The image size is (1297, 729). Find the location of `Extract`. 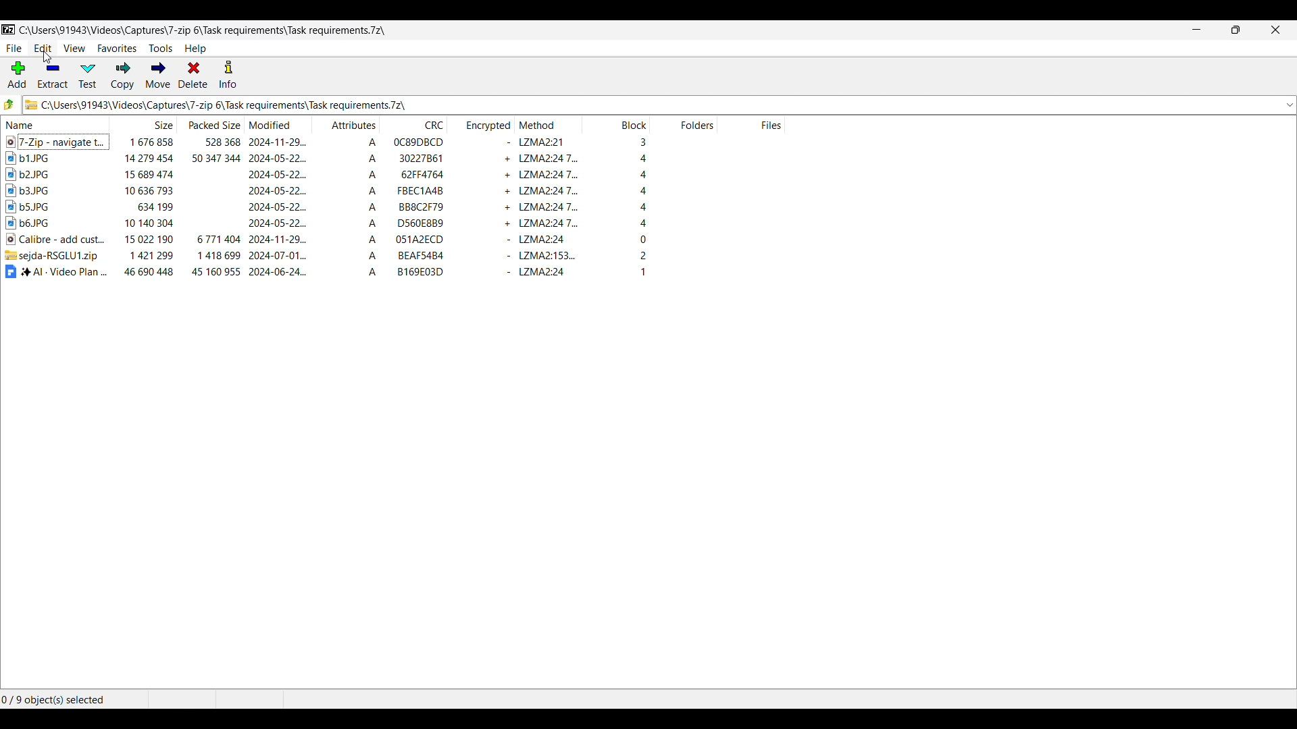

Extract is located at coordinates (53, 76).